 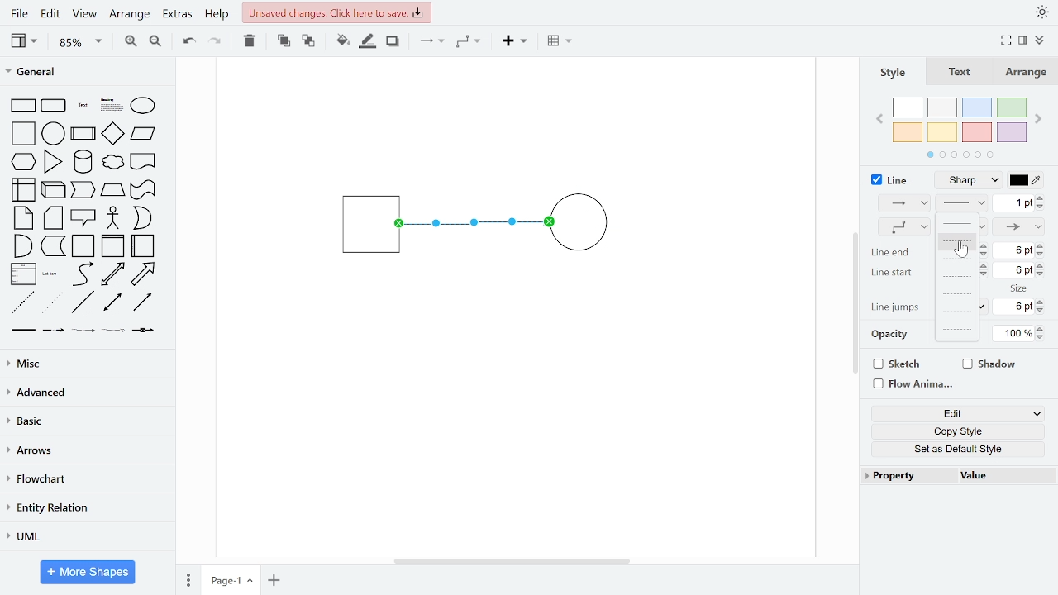 What do you see at coordinates (217, 15) in the screenshot?
I see `help` at bounding box center [217, 15].